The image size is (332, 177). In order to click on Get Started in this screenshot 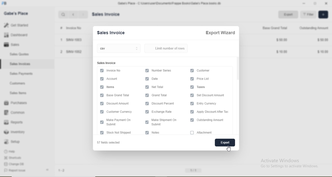, I will do `click(17, 25)`.